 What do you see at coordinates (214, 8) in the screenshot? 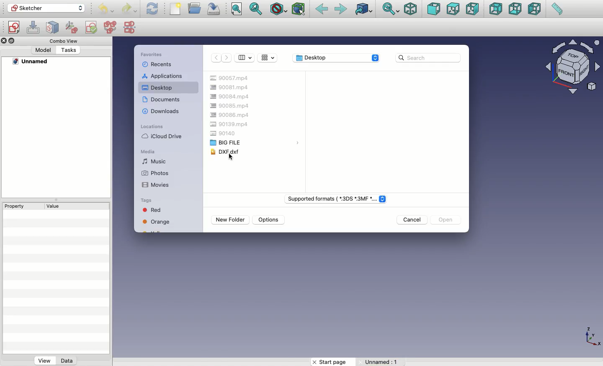
I see `Save` at bounding box center [214, 8].